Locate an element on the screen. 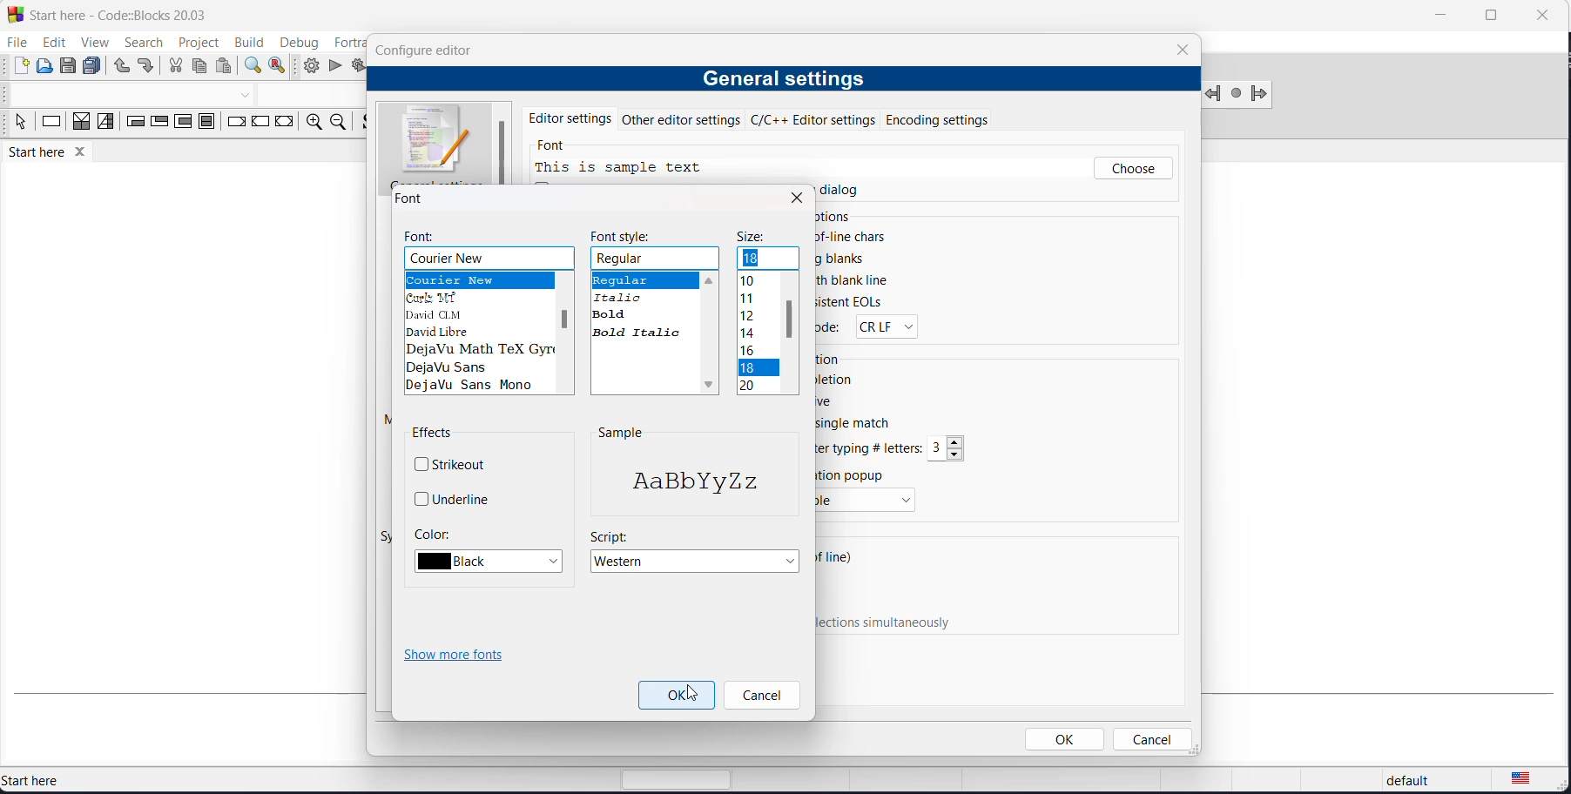 The image size is (1571, 794). file is located at coordinates (16, 43).